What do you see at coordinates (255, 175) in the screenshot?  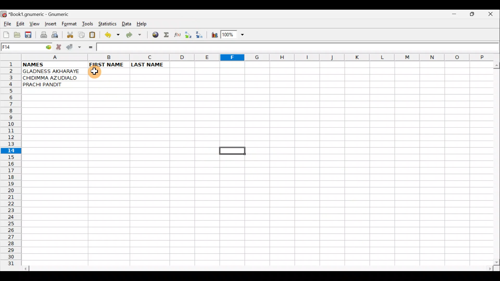 I see `Cells` at bounding box center [255, 175].